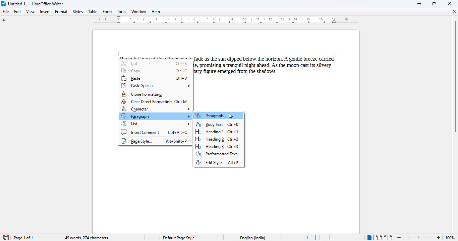 This screenshot has height=241, width=458. What do you see at coordinates (3, 4) in the screenshot?
I see `logo` at bounding box center [3, 4].